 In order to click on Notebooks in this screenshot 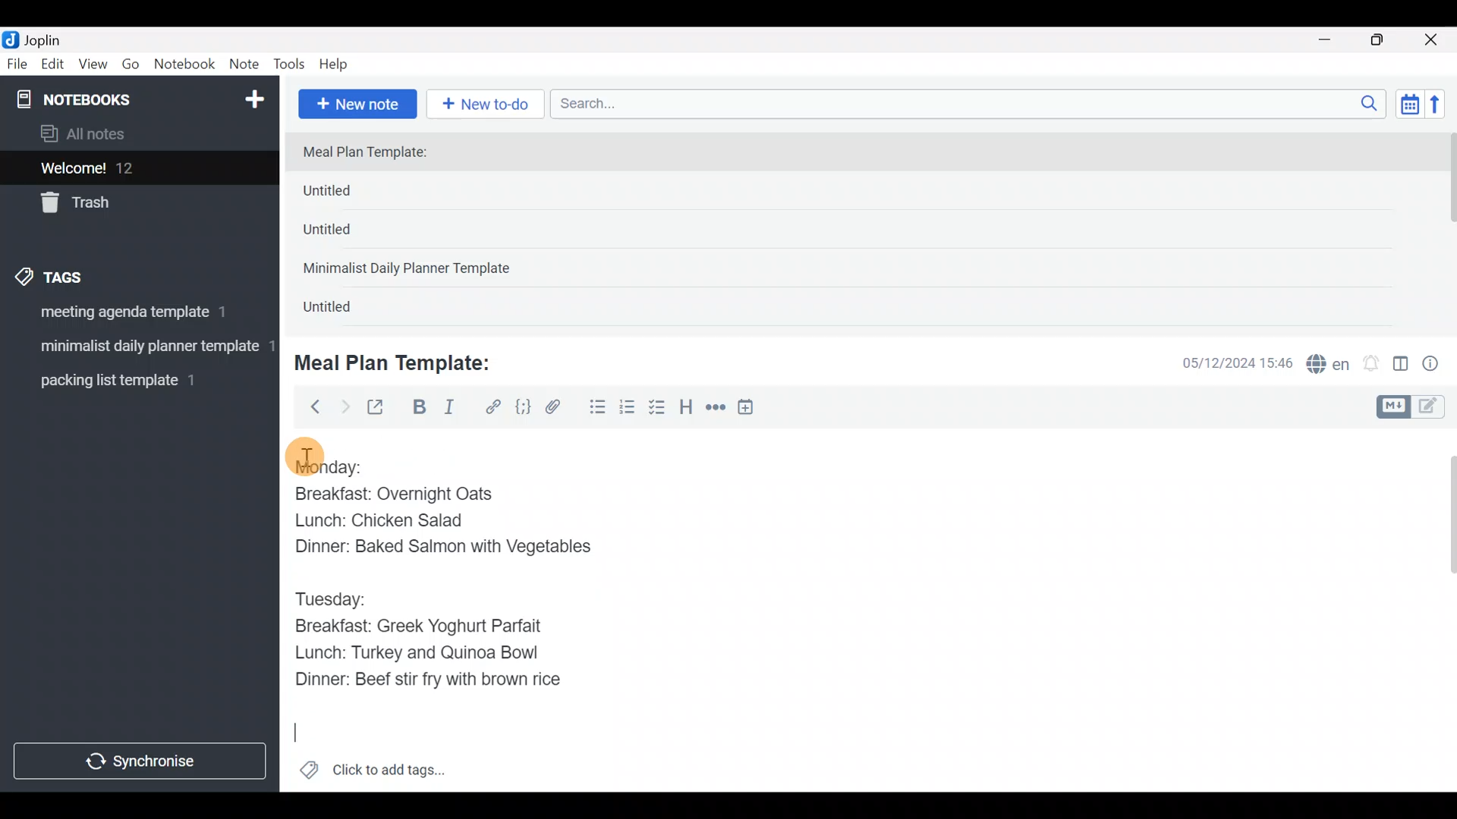, I will do `click(107, 99)`.